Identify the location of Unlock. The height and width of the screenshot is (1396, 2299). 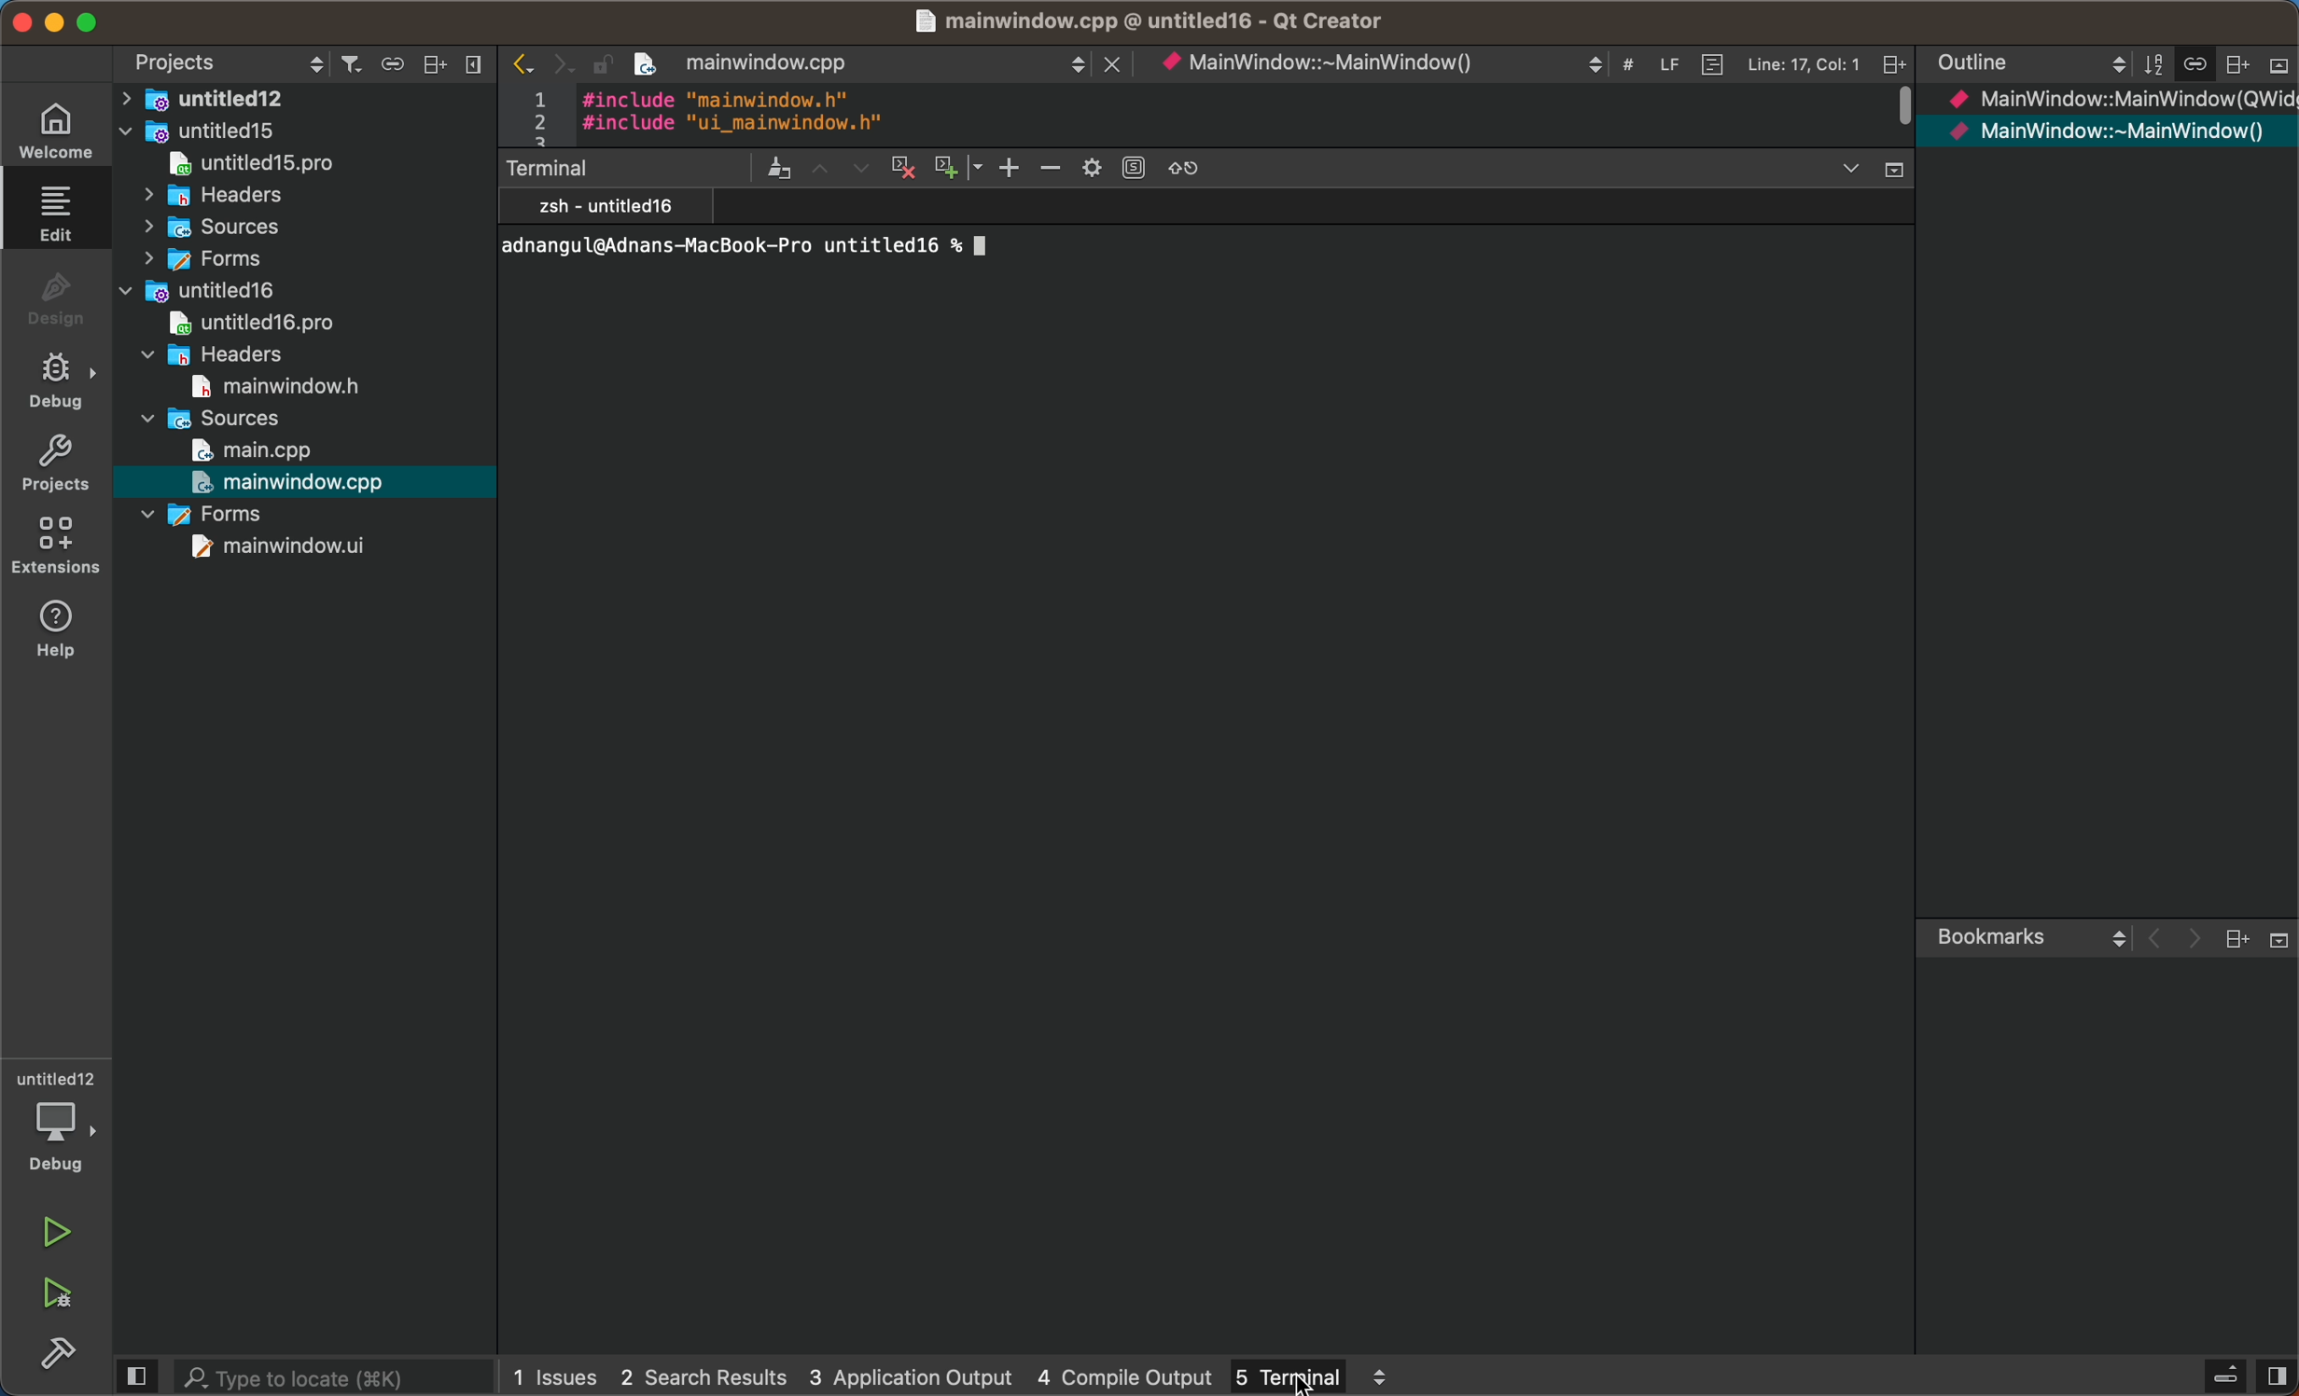
(597, 62).